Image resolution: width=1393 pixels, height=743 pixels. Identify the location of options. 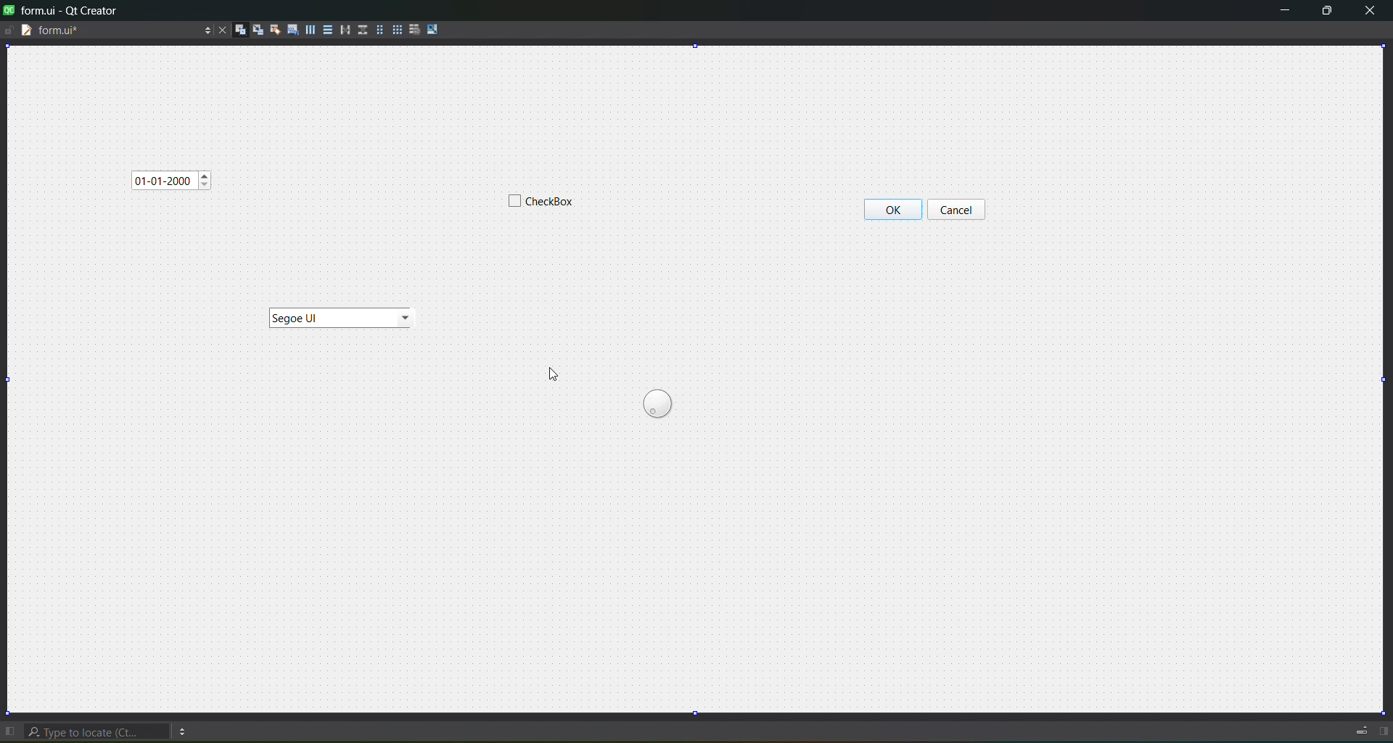
(202, 30).